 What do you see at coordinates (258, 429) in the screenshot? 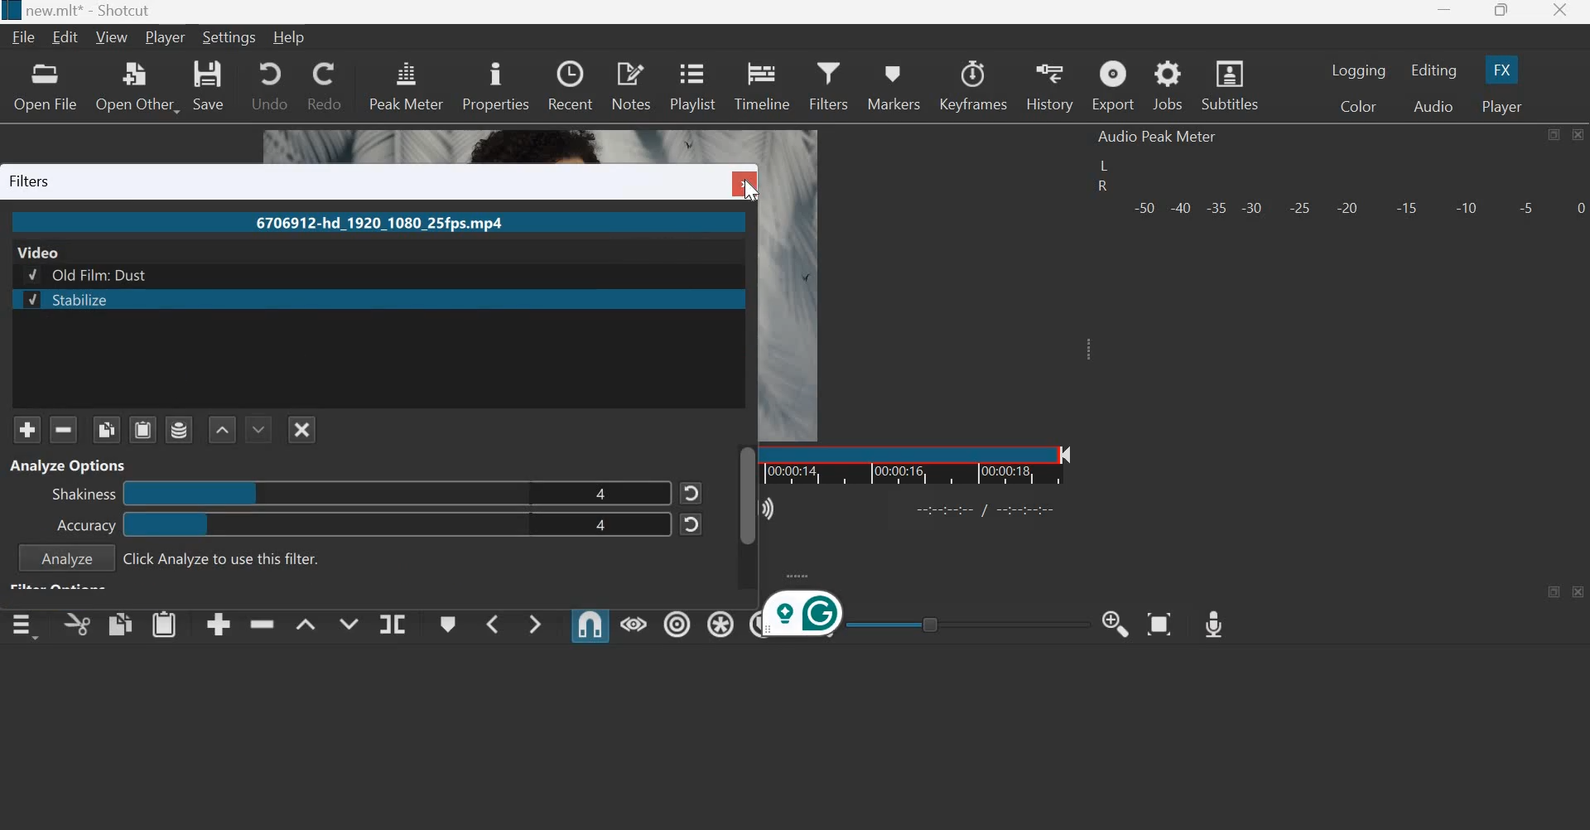
I see `Move filter down` at bounding box center [258, 429].